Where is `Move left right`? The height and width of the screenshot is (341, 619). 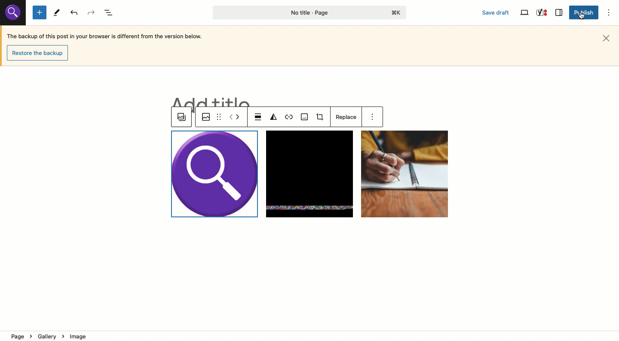
Move left right is located at coordinates (235, 117).